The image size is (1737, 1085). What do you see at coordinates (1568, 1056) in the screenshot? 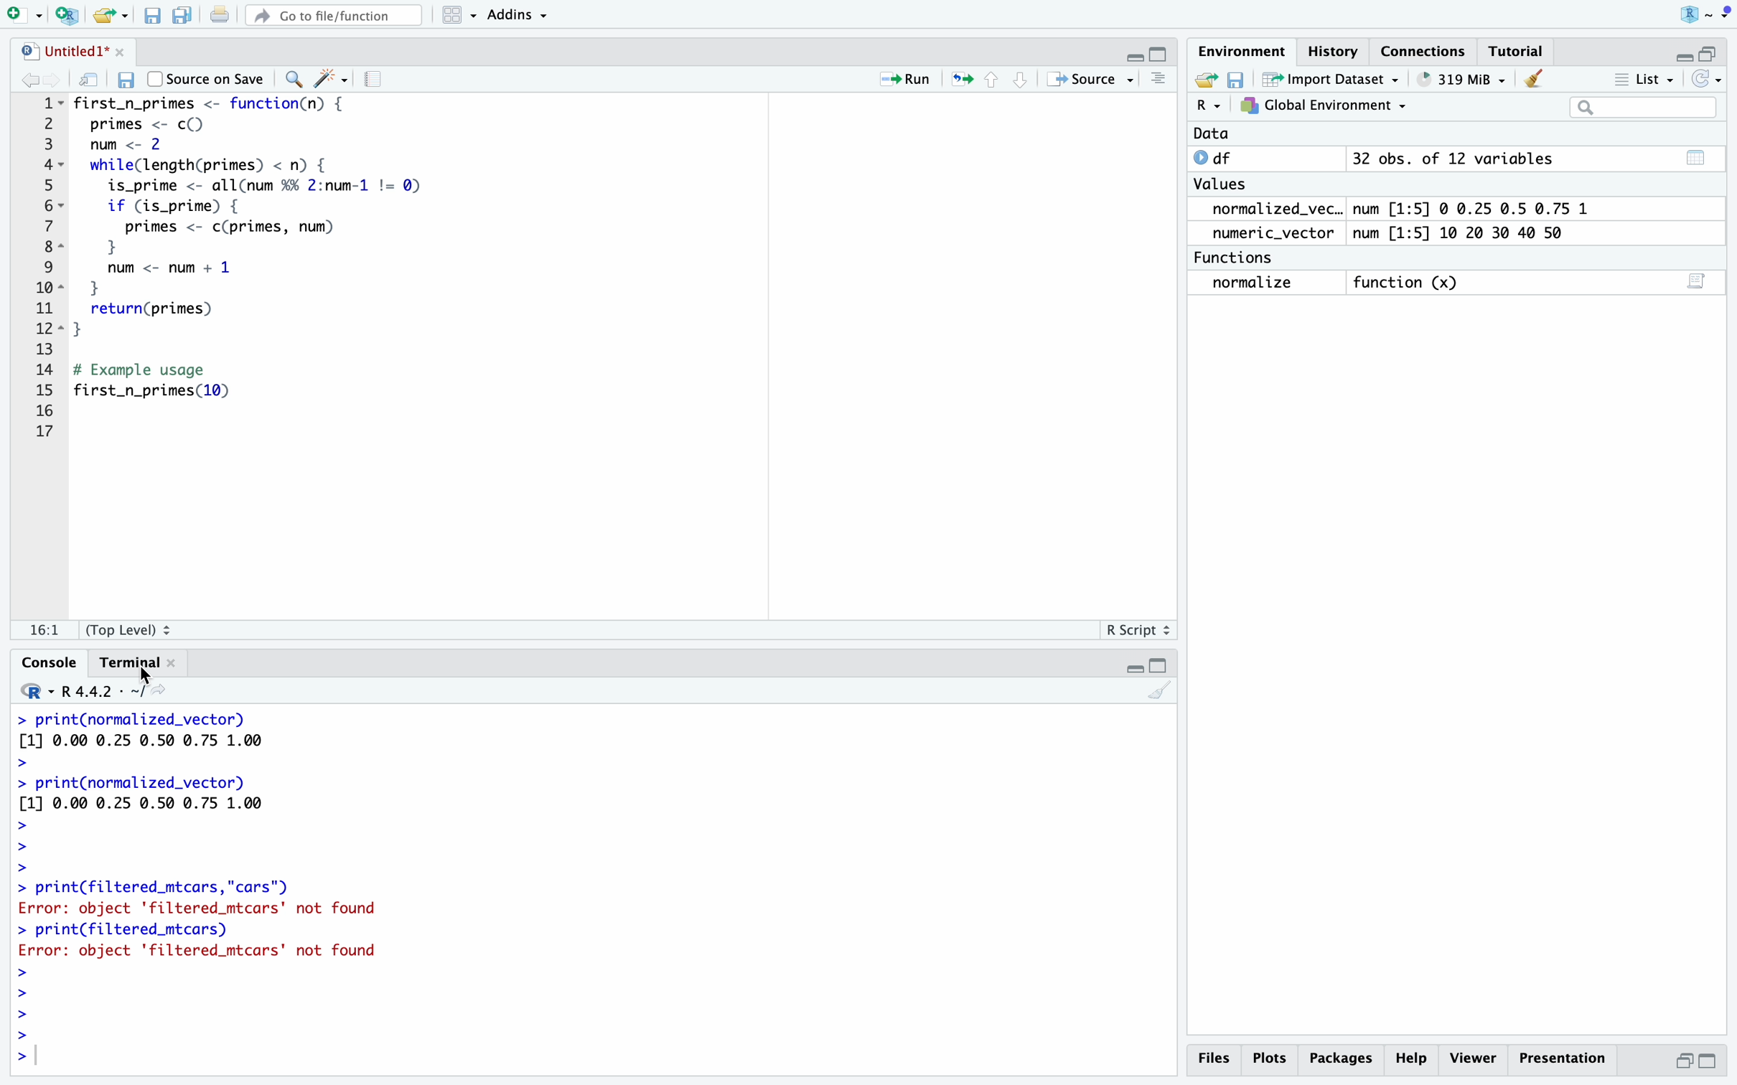
I see `Presentation` at bounding box center [1568, 1056].